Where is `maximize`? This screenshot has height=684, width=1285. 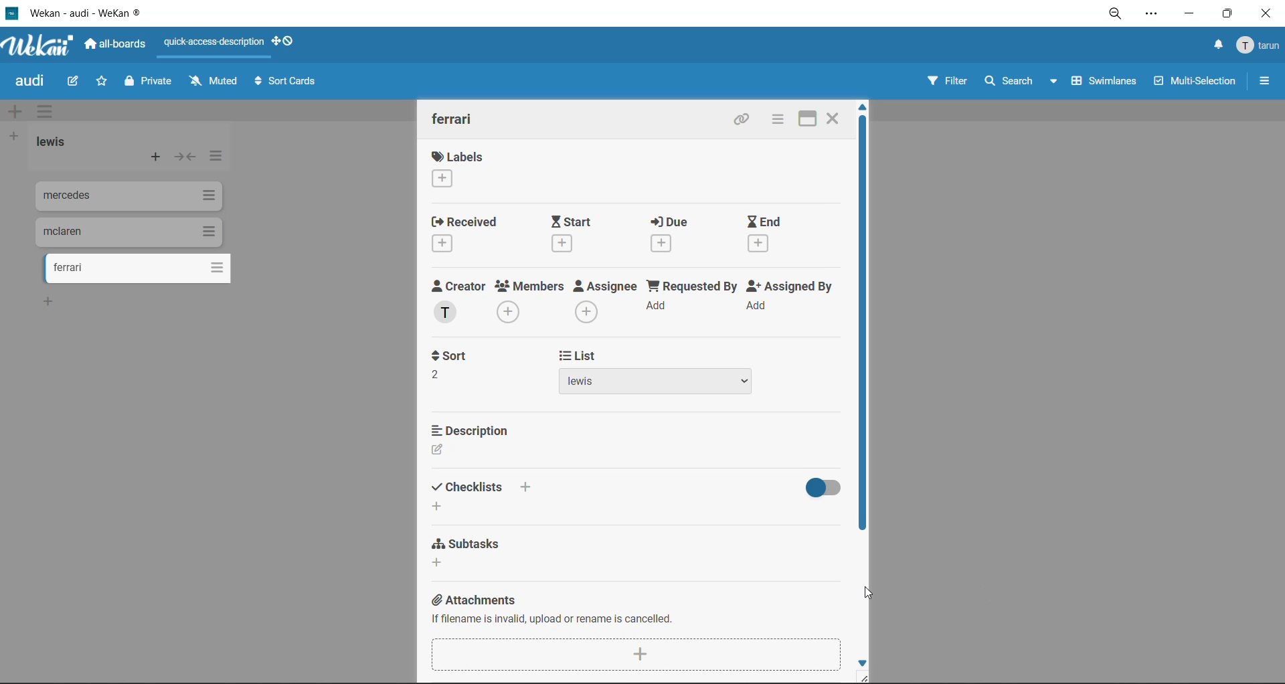 maximize is located at coordinates (805, 120).